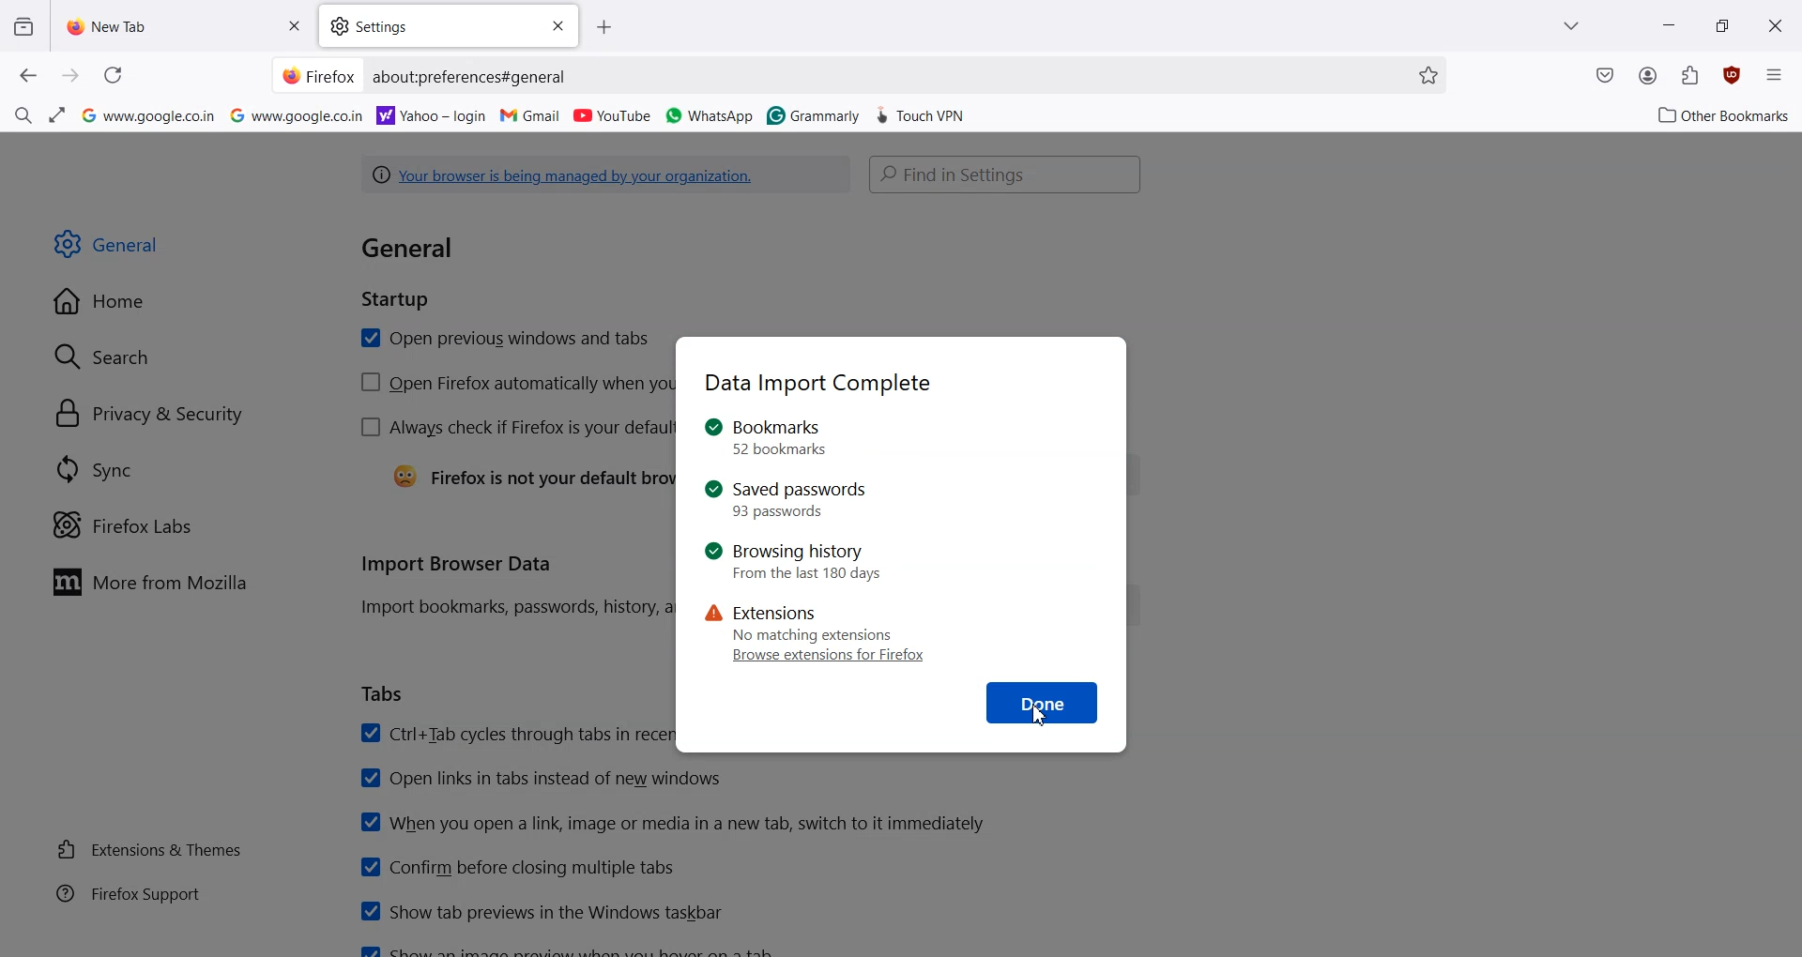 The image size is (1802, 957). Describe the element at coordinates (384, 695) in the screenshot. I see `Tabs` at that location.